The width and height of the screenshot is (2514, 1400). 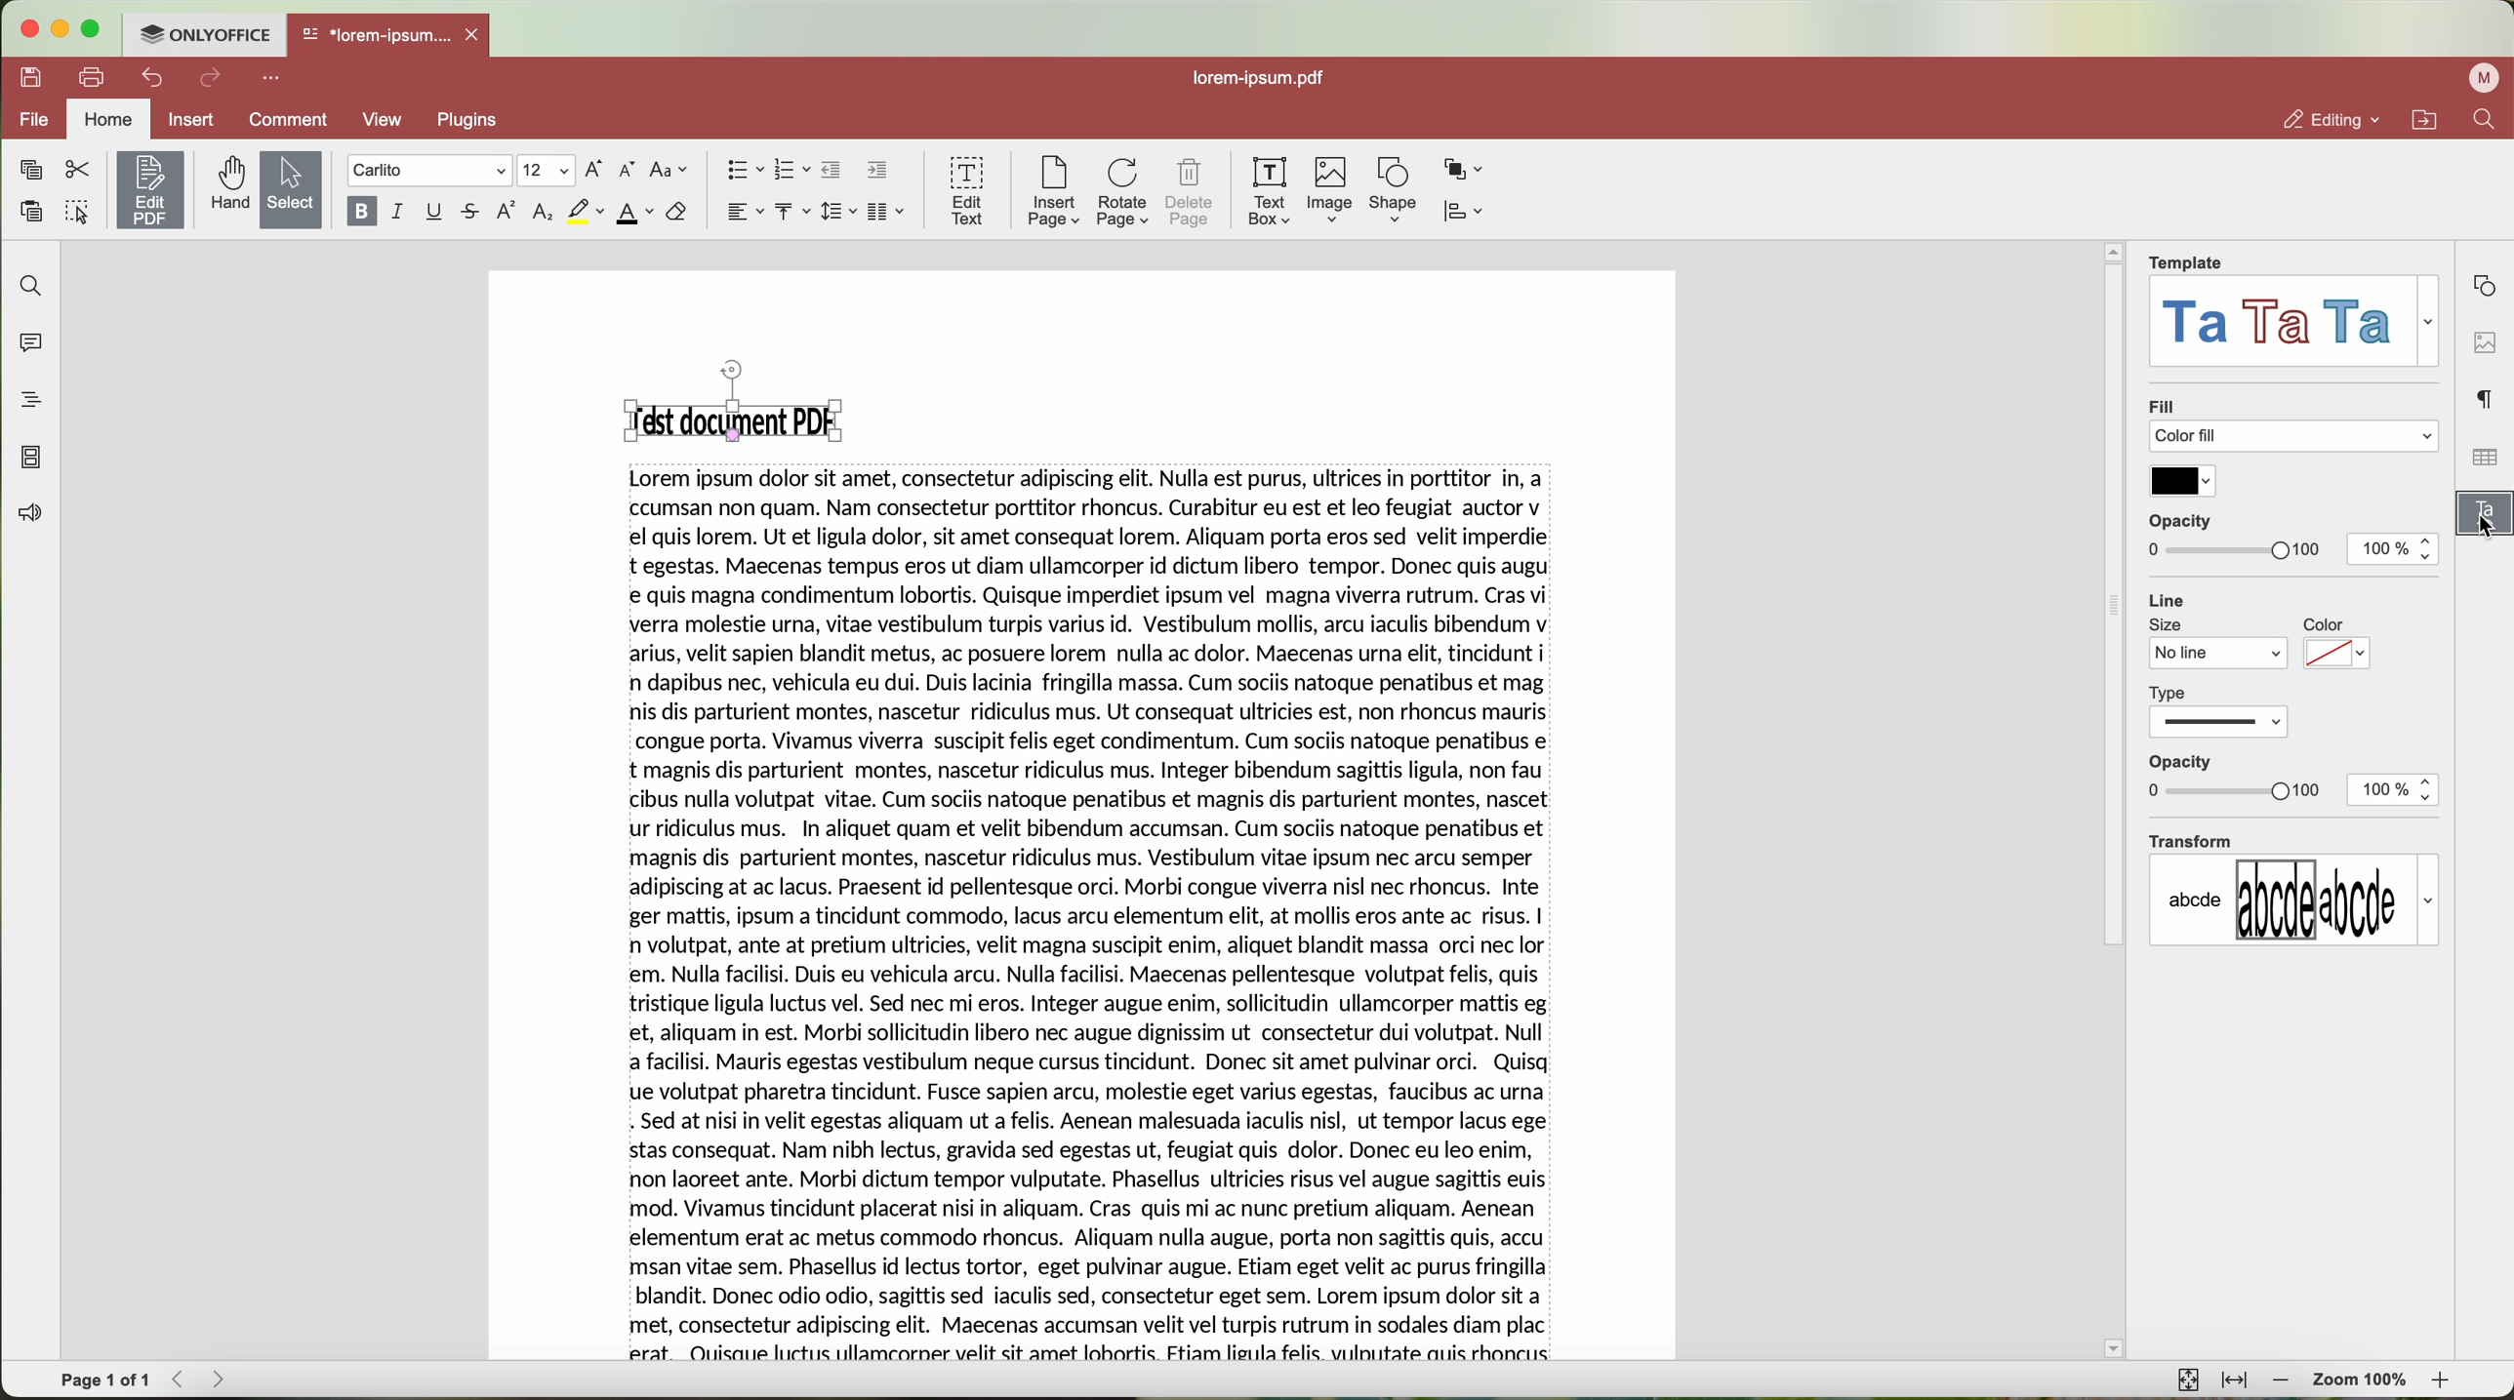 I want to click on zoom out, so click(x=2282, y=1381).